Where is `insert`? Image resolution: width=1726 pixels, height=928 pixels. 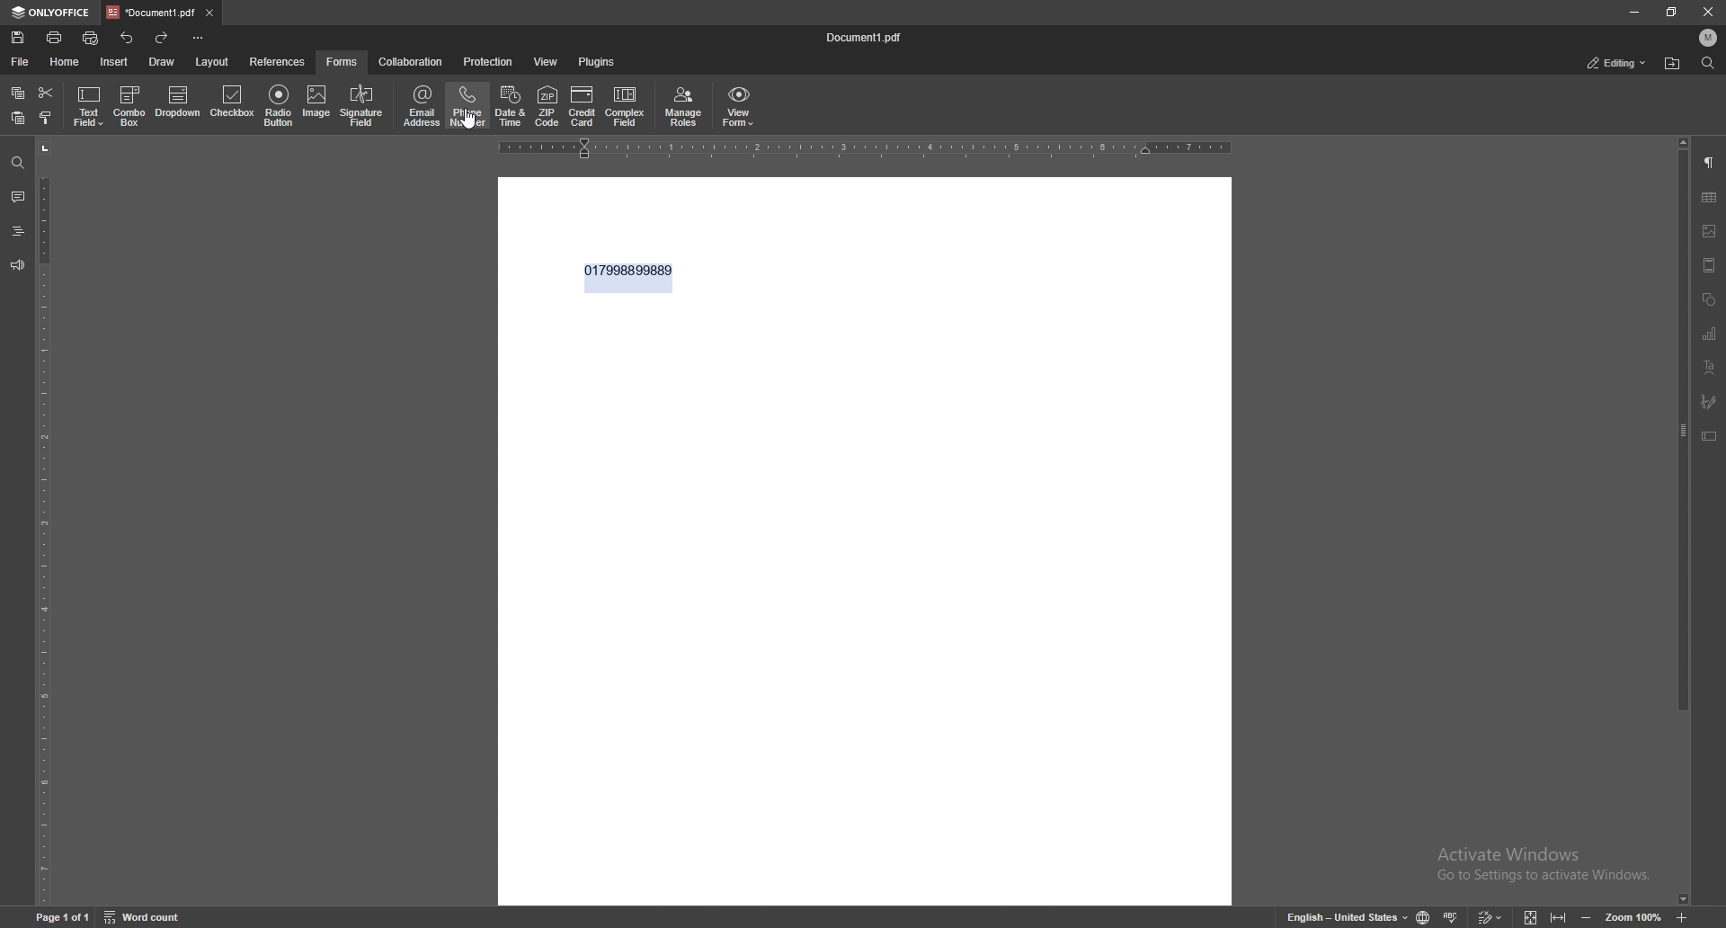
insert is located at coordinates (115, 62).